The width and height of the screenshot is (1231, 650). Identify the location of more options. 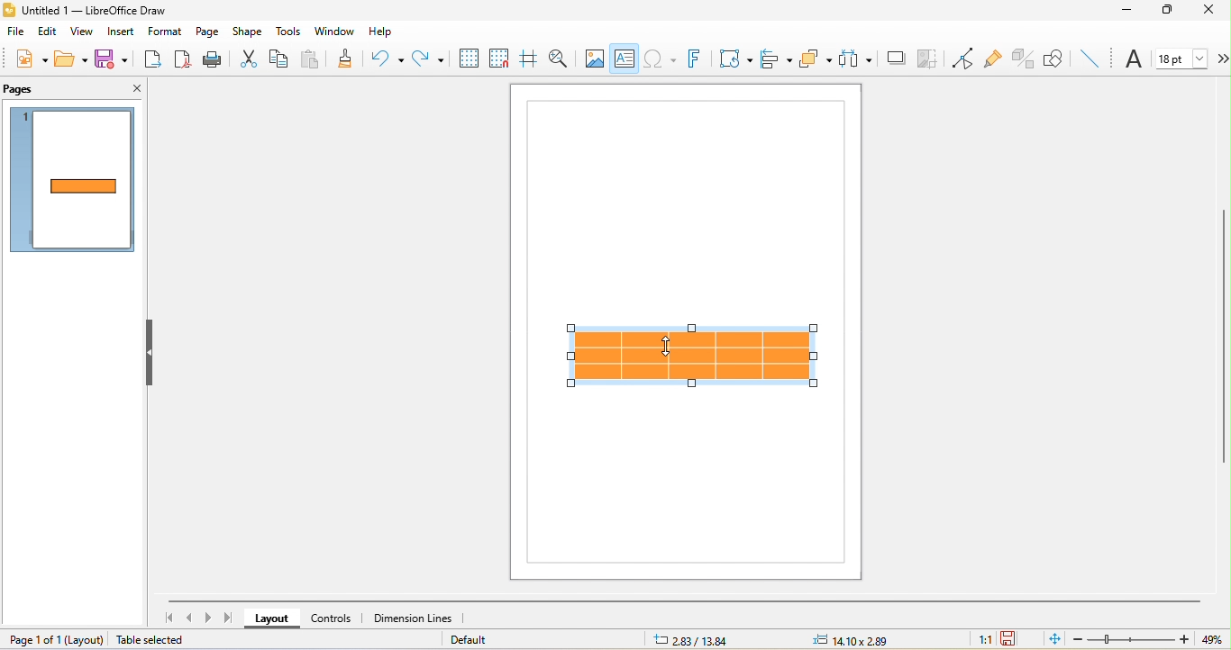
(1223, 60).